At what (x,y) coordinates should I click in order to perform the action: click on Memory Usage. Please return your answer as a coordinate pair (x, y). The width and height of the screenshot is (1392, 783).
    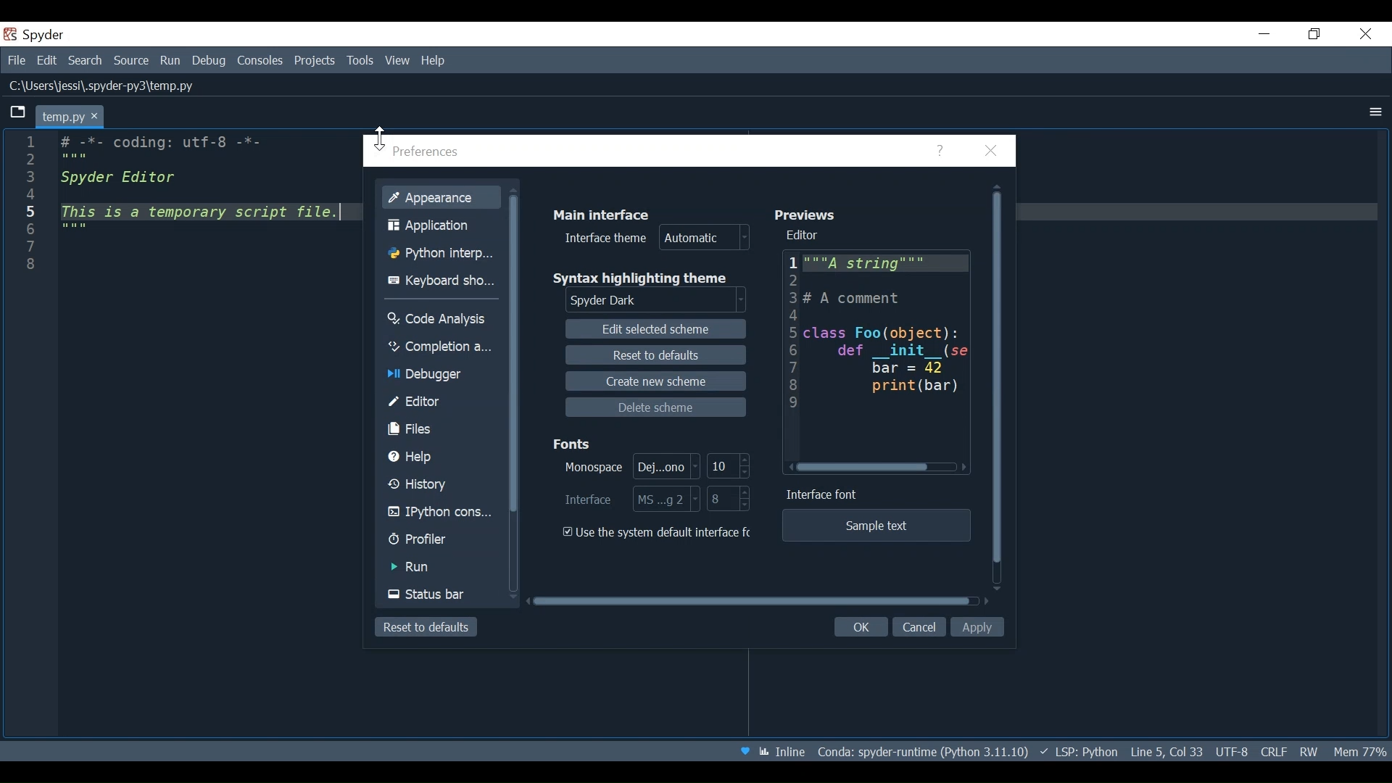
    Looking at the image, I should click on (1359, 752).